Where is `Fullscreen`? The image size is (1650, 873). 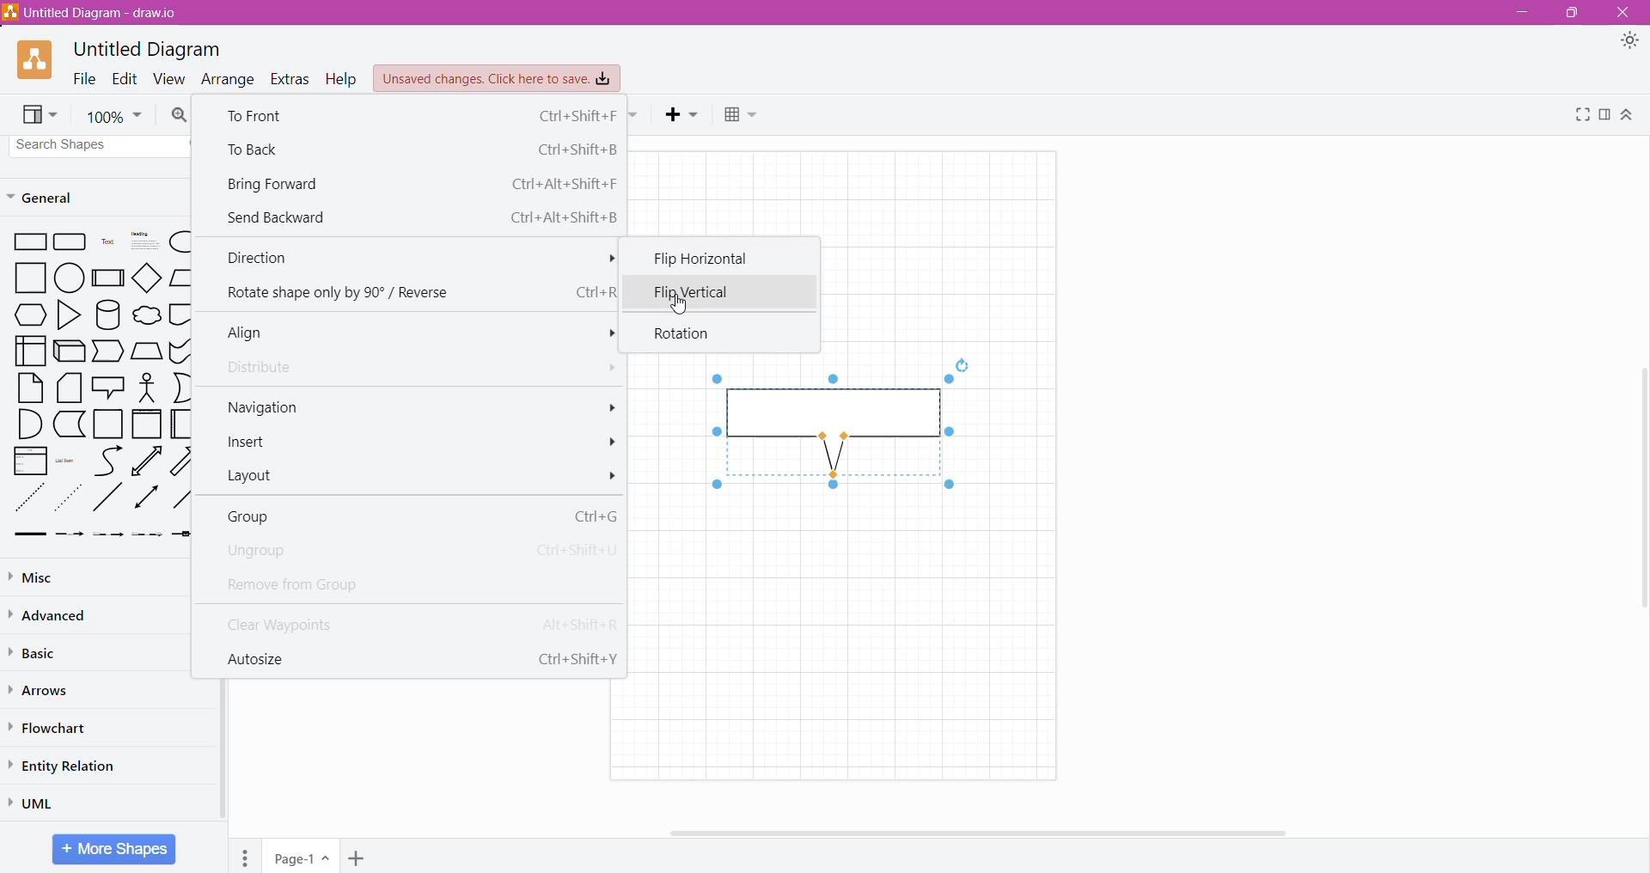 Fullscreen is located at coordinates (1580, 114).